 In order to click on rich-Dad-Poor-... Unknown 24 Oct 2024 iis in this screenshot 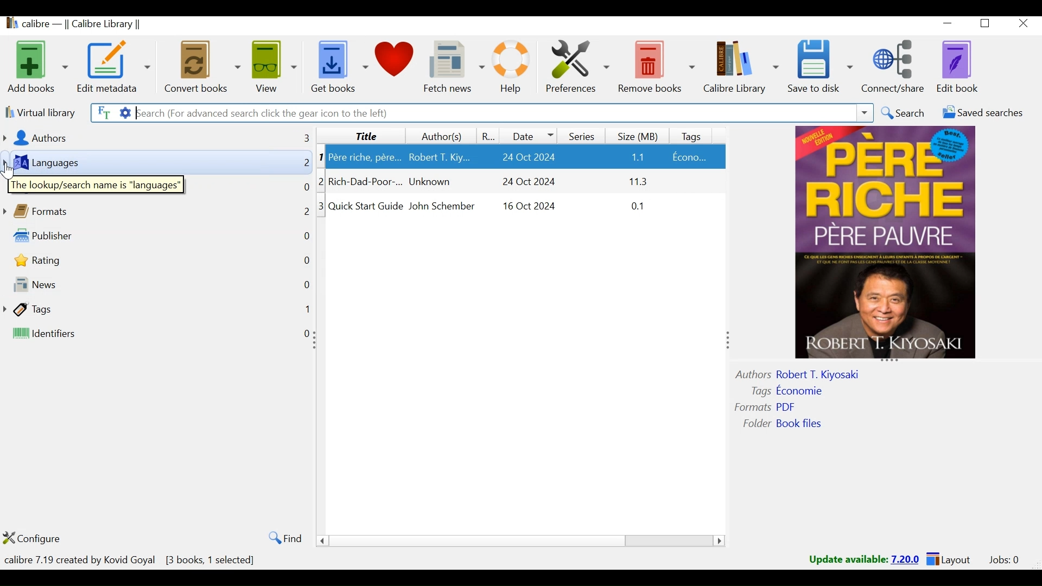, I will do `click(526, 183)`.